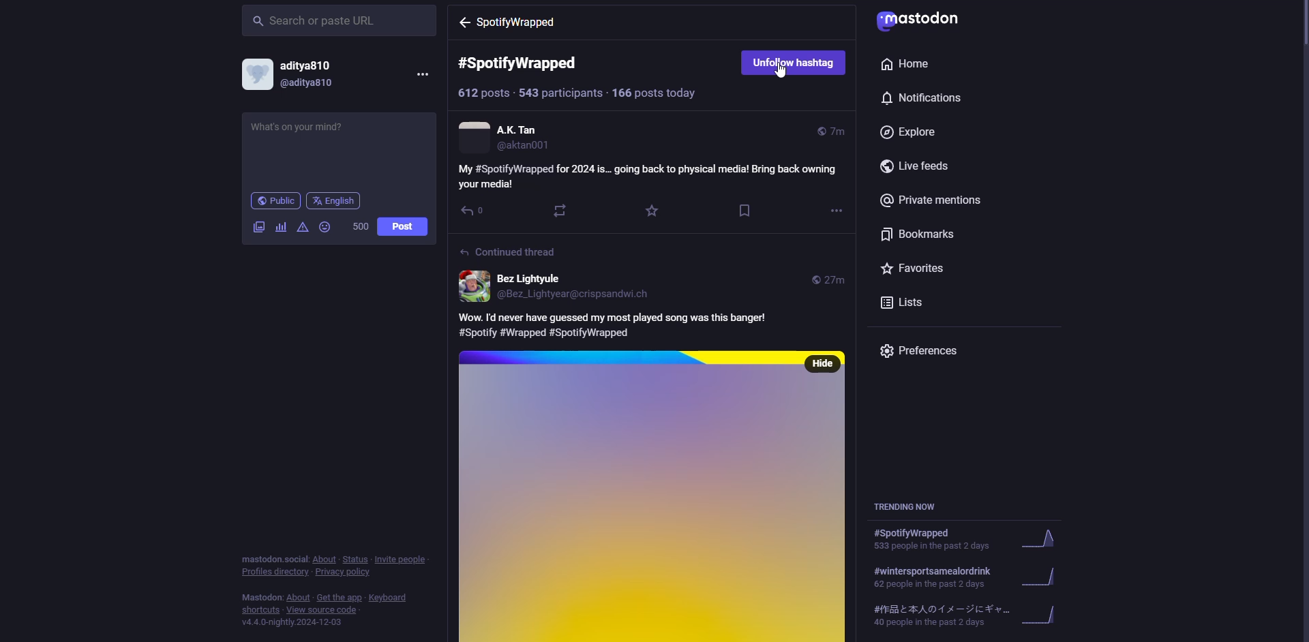 This screenshot has height=642, width=1309. I want to click on post, so click(402, 226).